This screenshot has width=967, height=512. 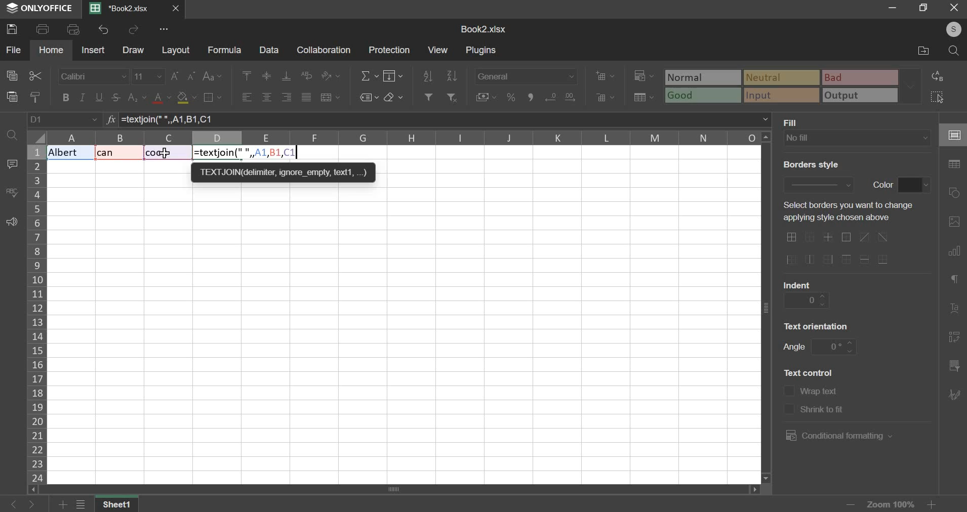 What do you see at coordinates (13, 49) in the screenshot?
I see `file` at bounding box center [13, 49].